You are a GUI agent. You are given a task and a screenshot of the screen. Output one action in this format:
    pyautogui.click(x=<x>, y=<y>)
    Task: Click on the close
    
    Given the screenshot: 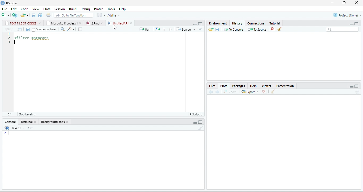 What is the action you would take?
    pyautogui.click(x=41, y=23)
    